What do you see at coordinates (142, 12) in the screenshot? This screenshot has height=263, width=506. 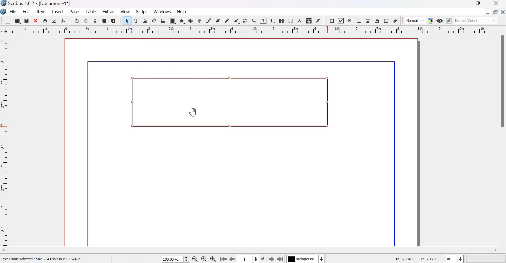 I see `script` at bounding box center [142, 12].